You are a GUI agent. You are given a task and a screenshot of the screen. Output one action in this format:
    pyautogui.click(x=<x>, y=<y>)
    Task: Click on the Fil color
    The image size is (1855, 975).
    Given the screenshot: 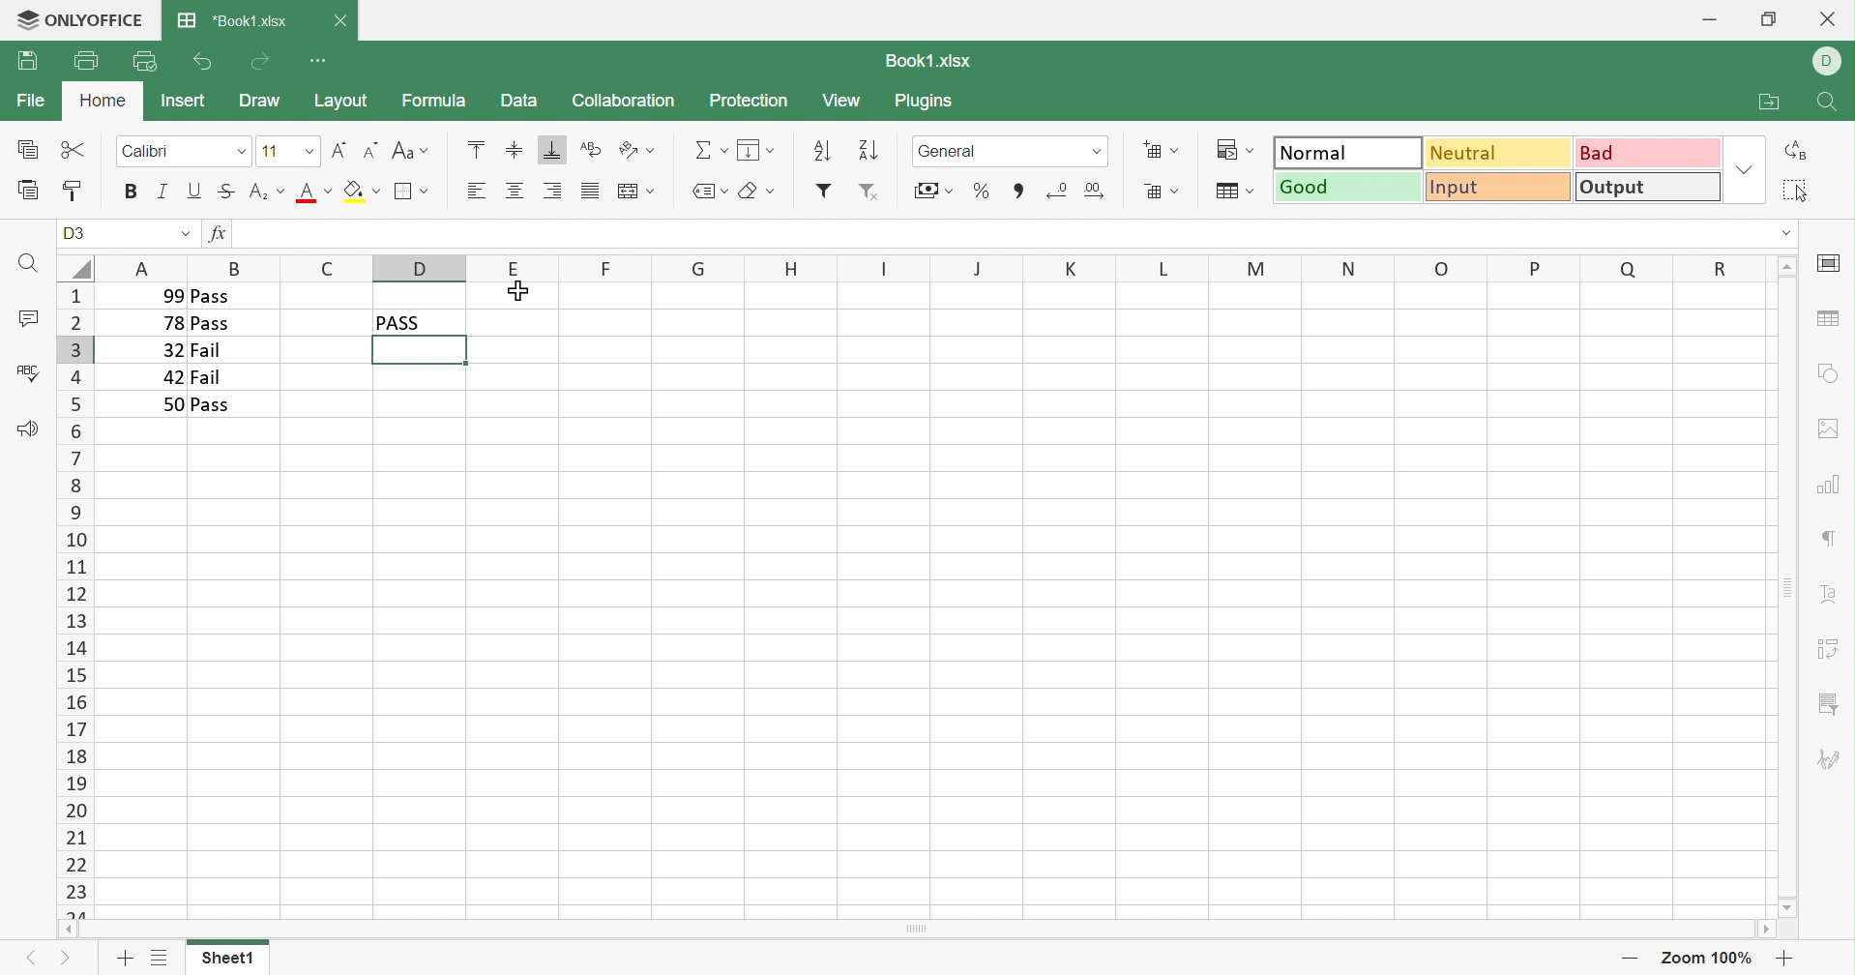 What is the action you would take?
    pyautogui.click(x=362, y=191)
    